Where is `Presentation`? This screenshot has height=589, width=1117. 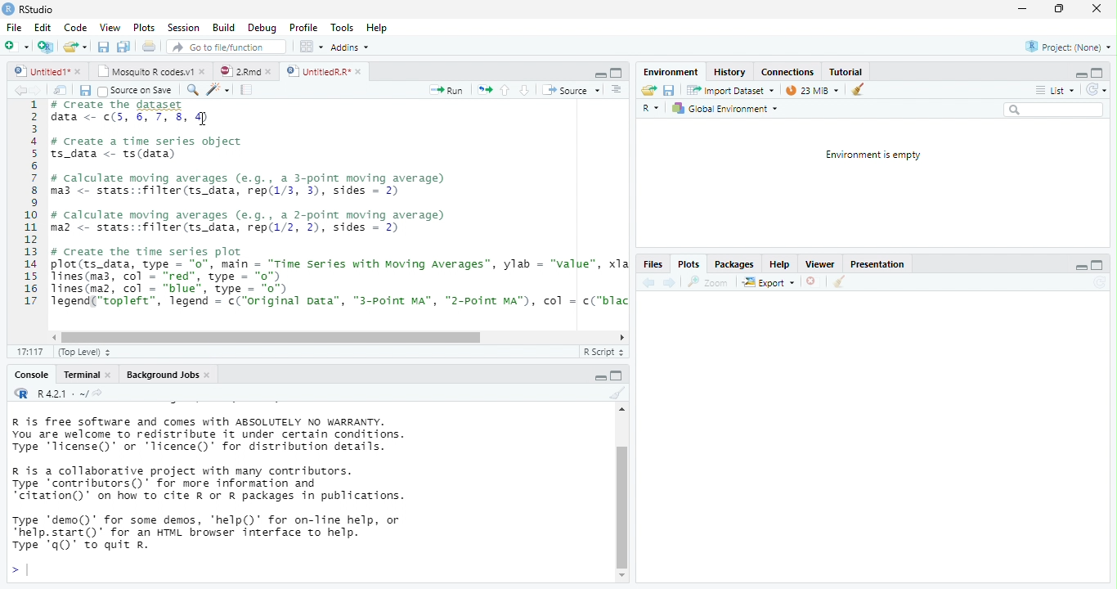 Presentation is located at coordinates (876, 266).